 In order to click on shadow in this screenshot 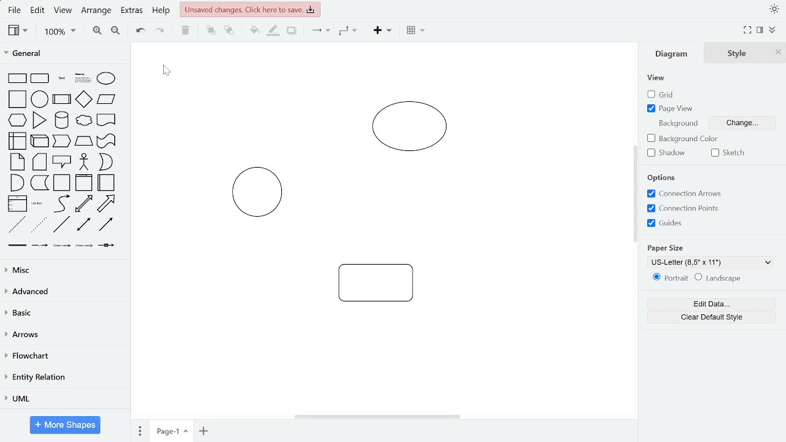, I will do `click(668, 153)`.